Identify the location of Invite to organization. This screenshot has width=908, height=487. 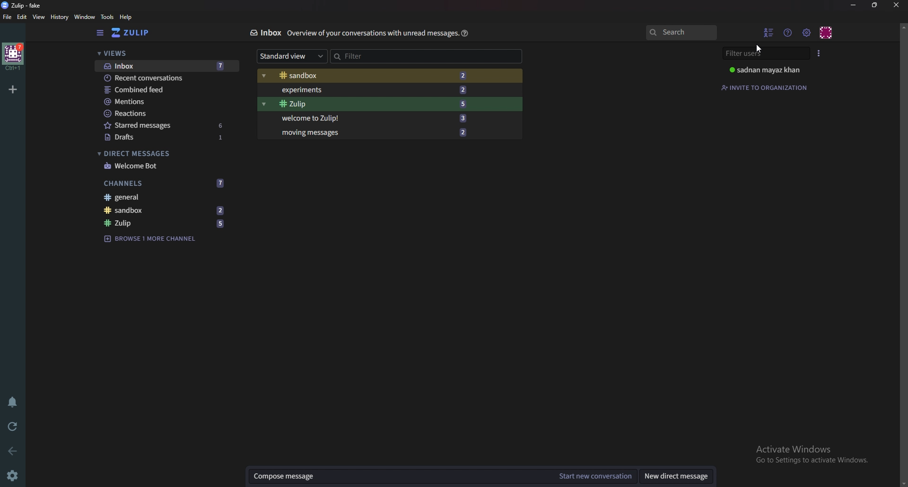
(770, 88).